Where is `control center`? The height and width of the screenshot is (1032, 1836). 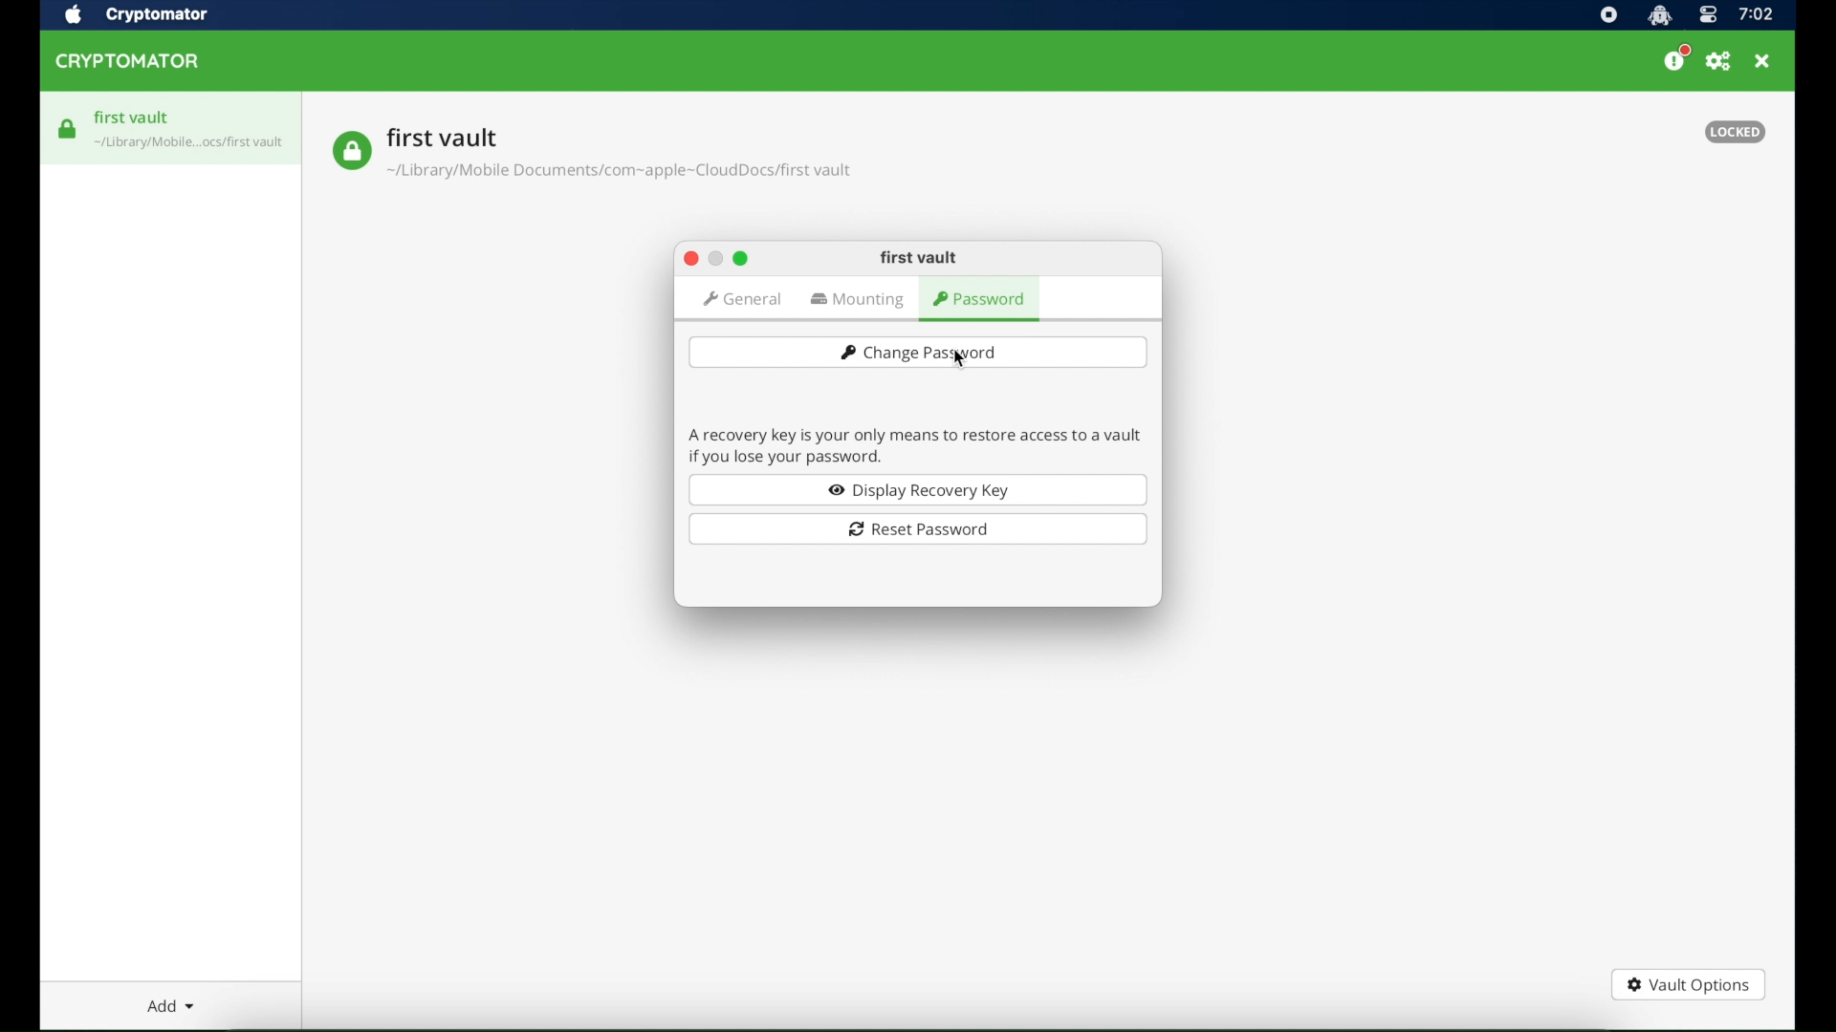 control center is located at coordinates (1707, 16).